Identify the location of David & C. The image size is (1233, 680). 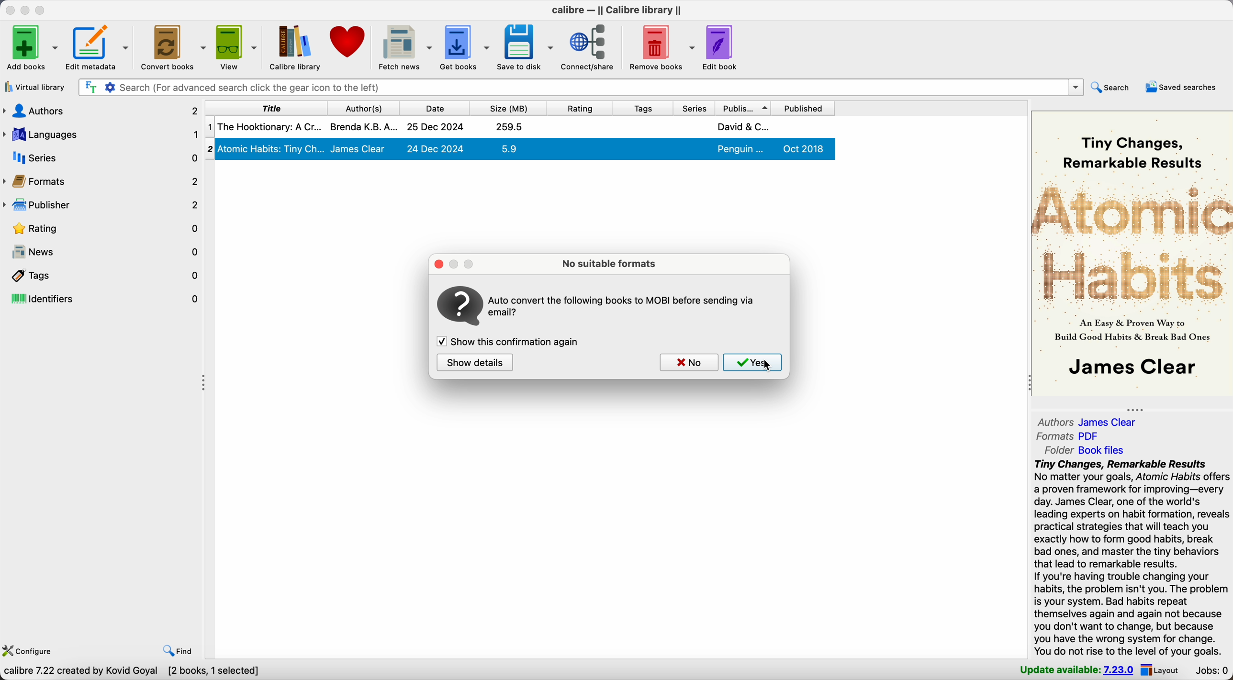
(743, 126).